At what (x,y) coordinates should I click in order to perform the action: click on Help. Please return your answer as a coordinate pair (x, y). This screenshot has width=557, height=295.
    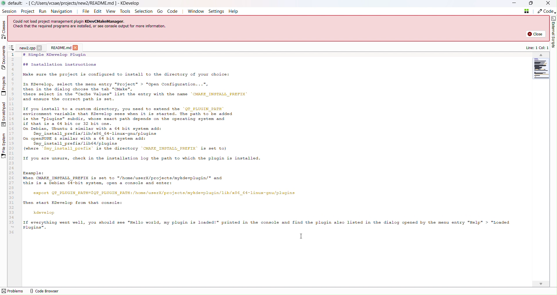
    Looking at the image, I should click on (233, 11).